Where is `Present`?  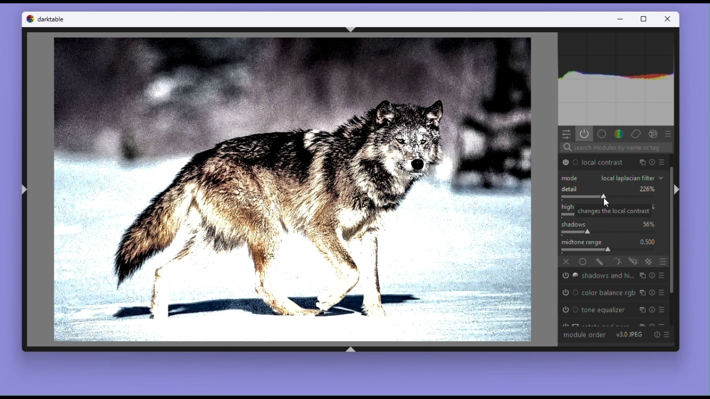 Present is located at coordinates (665, 310).